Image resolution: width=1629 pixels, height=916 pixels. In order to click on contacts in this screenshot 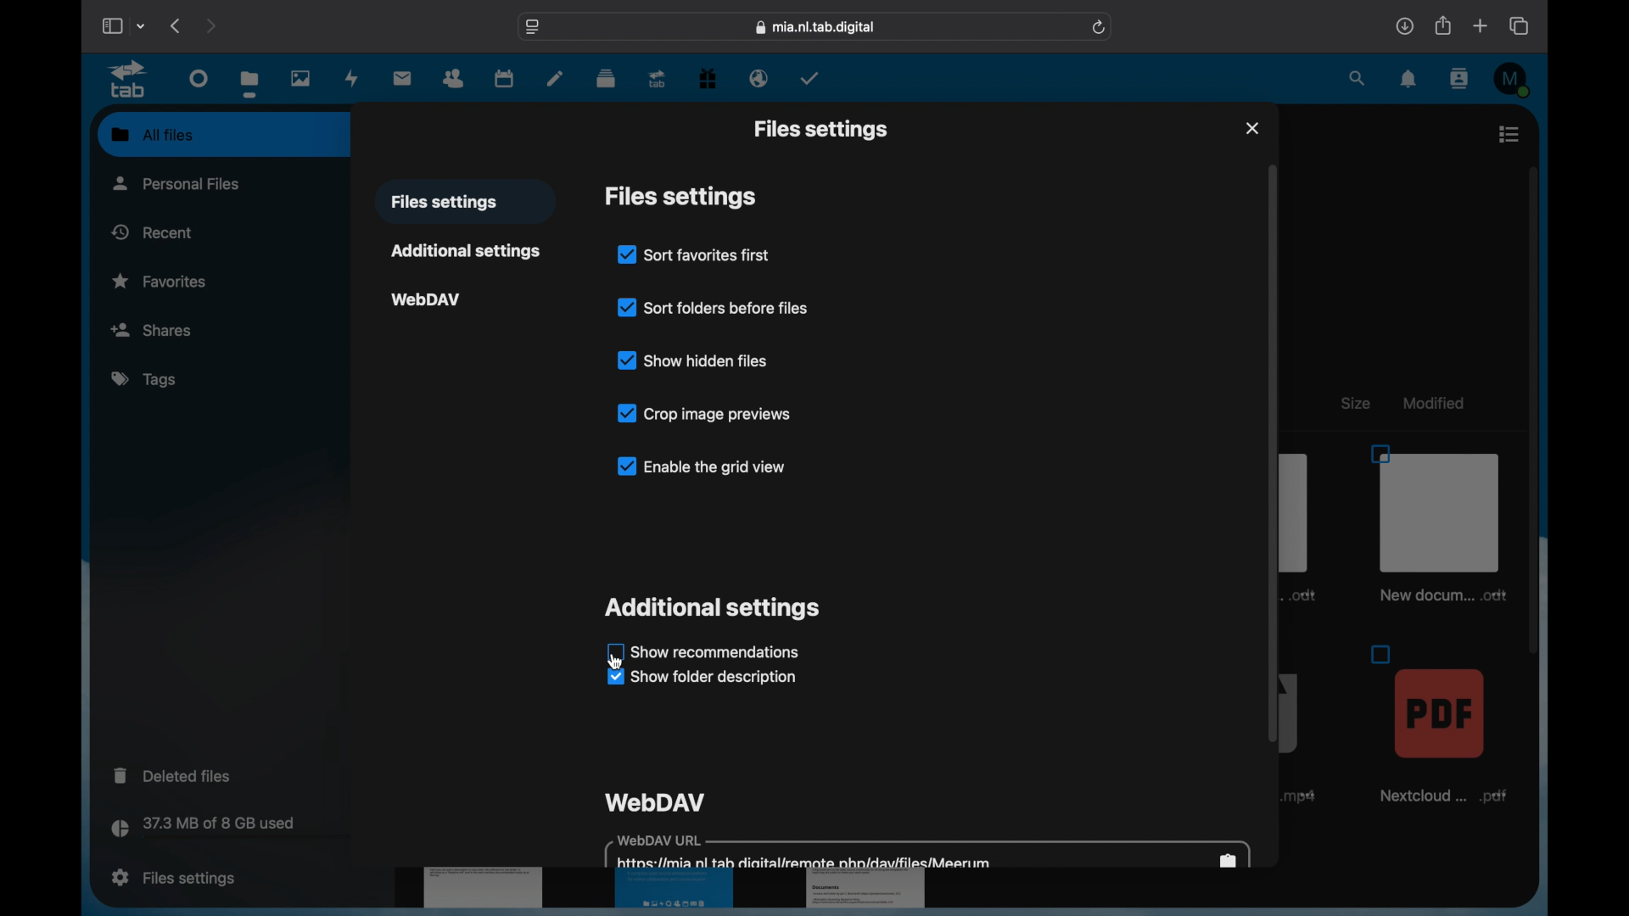, I will do `click(1459, 80)`.